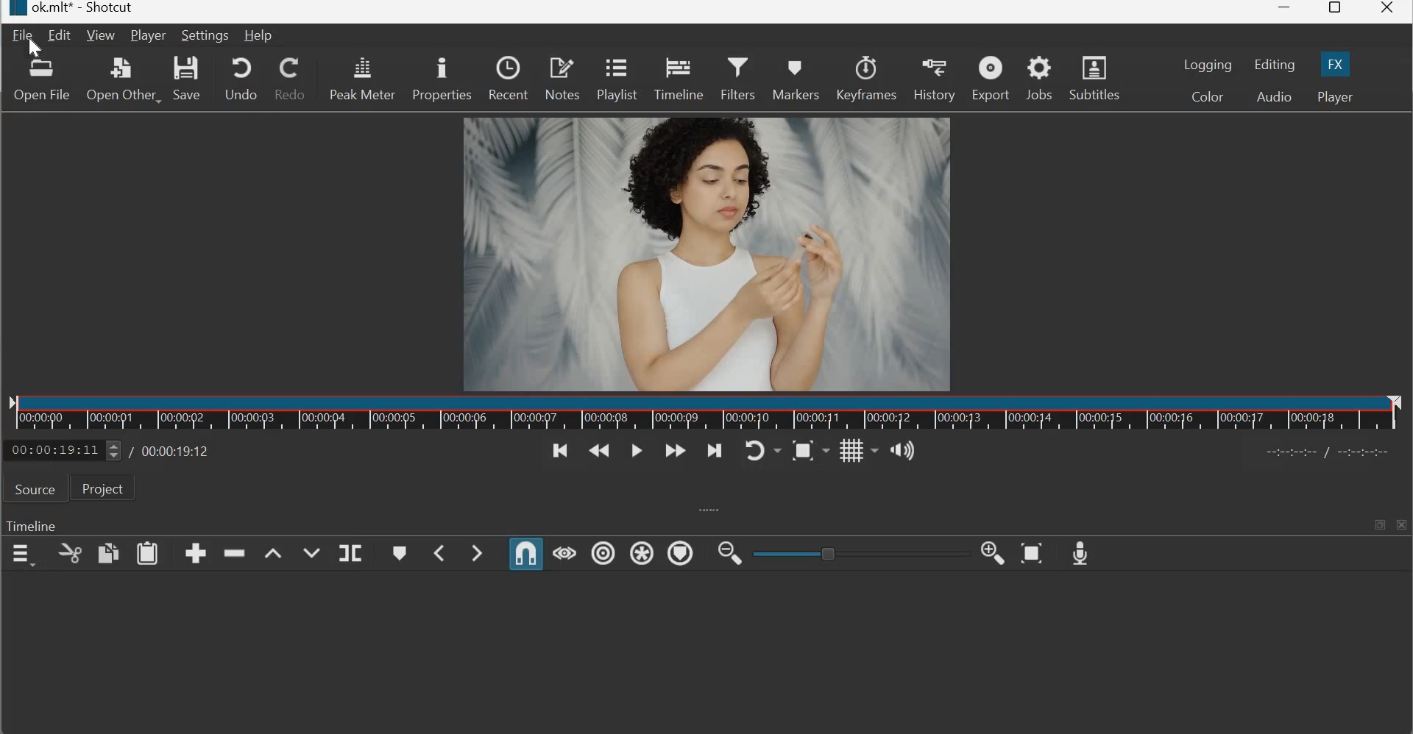  I want to click on Project, so click(103, 488).